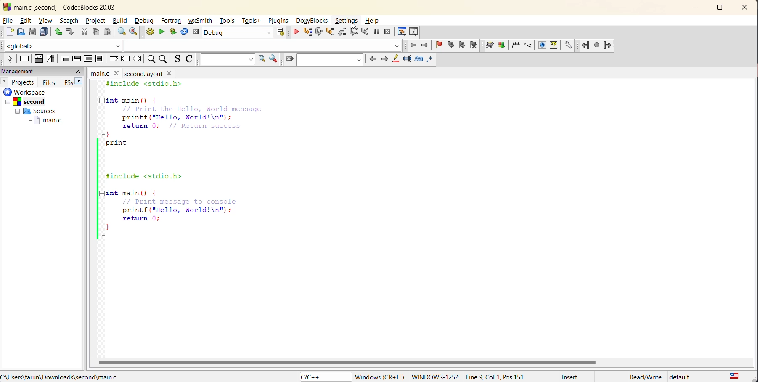 This screenshot has width=758, height=382. I want to click on Sources, so click(32, 111).